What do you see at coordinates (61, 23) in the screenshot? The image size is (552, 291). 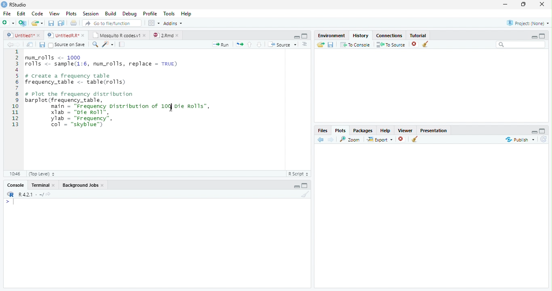 I see `Save all open files` at bounding box center [61, 23].